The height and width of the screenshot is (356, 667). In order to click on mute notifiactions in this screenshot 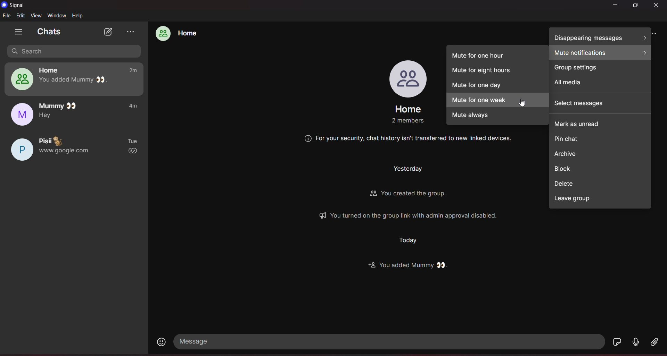, I will do `click(601, 54)`.